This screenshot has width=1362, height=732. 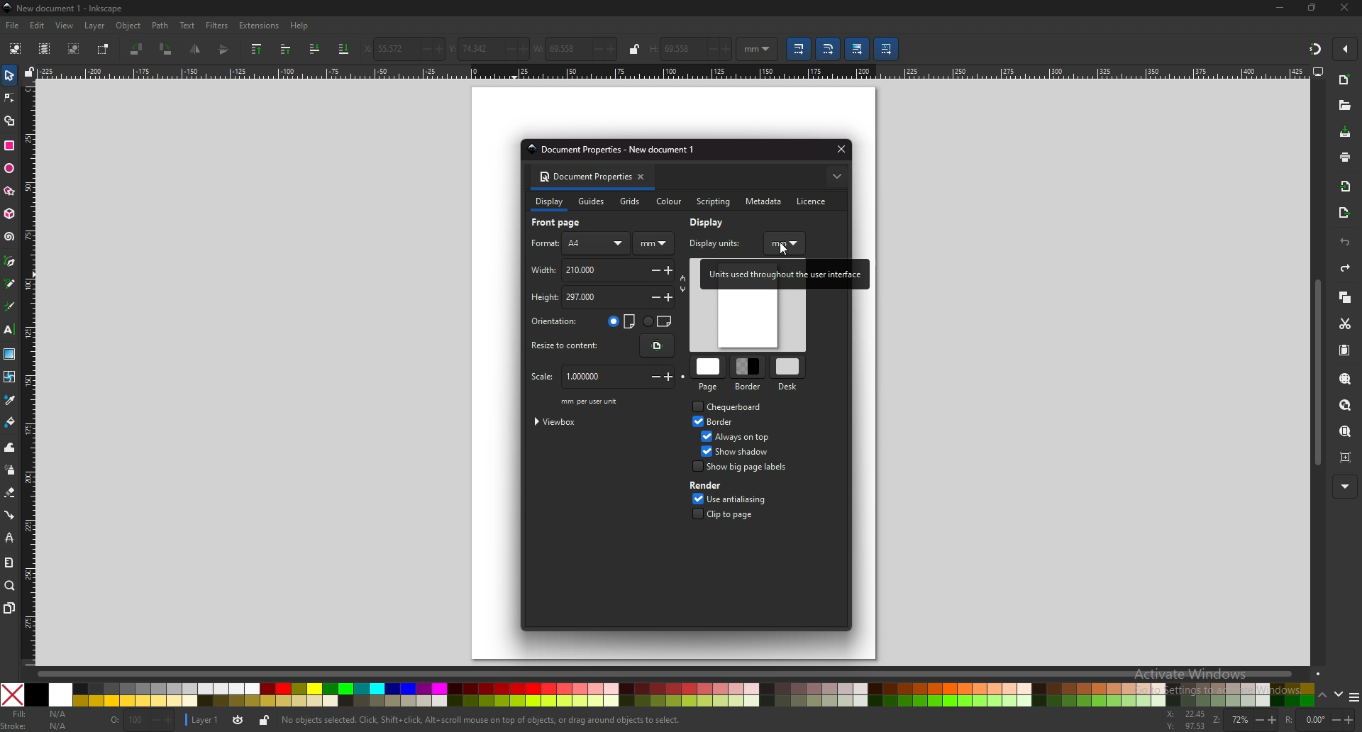 I want to click on paste, so click(x=1346, y=350).